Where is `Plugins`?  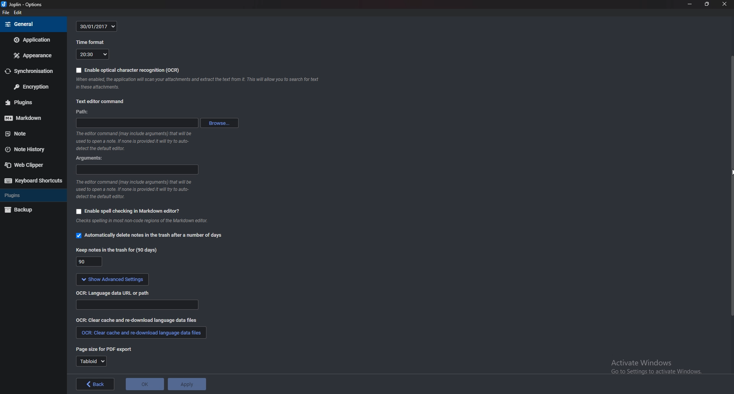 Plugins is located at coordinates (29, 196).